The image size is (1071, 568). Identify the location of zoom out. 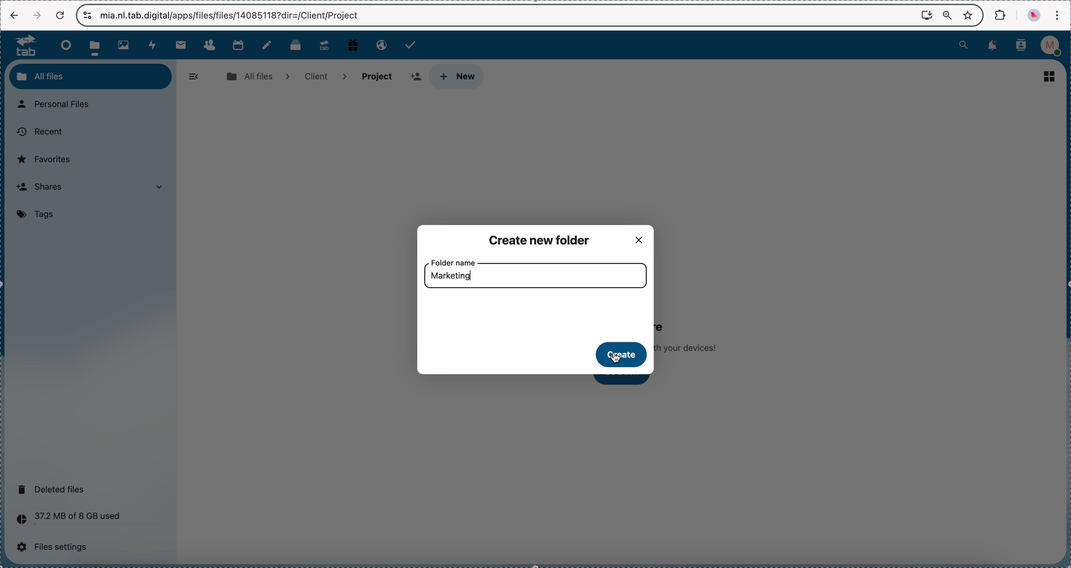
(948, 16).